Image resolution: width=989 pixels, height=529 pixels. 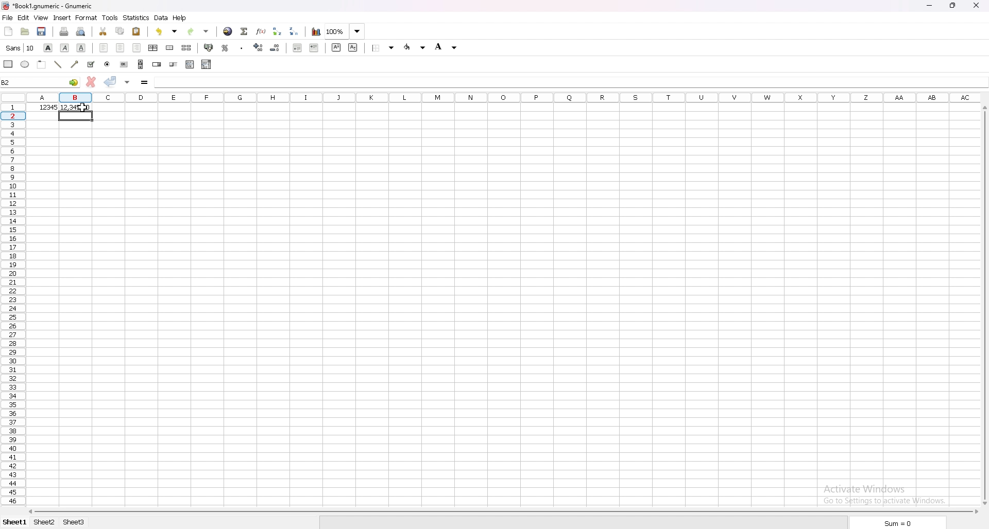 What do you see at coordinates (104, 31) in the screenshot?
I see `cut` at bounding box center [104, 31].